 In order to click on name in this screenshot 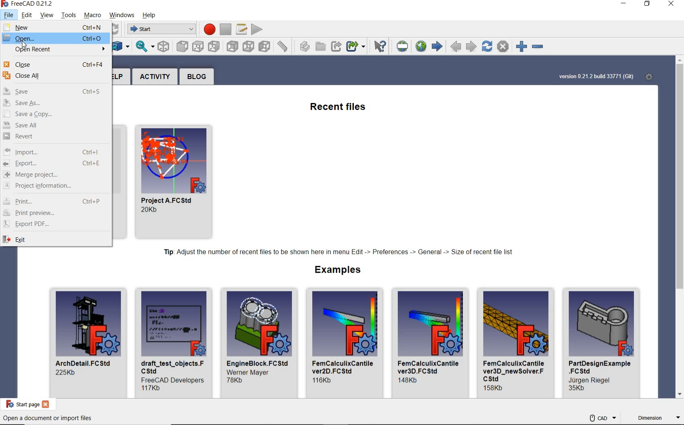, I will do `click(515, 370)`.